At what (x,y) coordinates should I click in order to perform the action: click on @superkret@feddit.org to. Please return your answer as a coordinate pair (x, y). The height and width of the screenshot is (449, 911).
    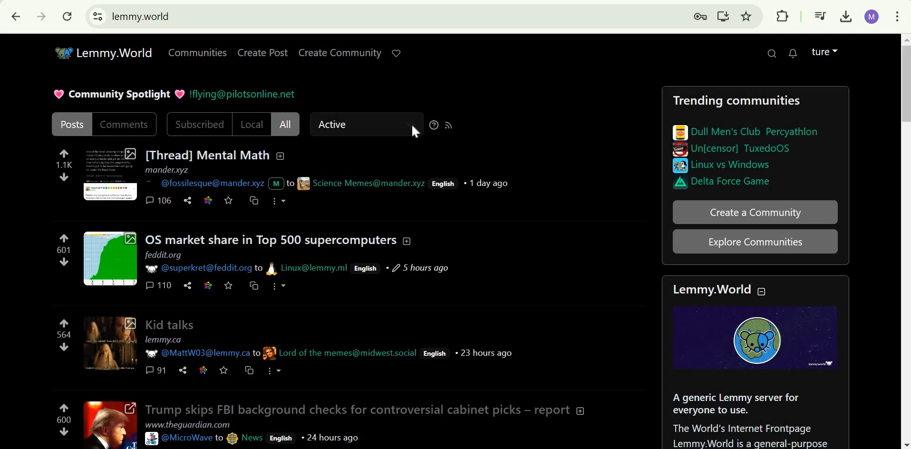
    Looking at the image, I should click on (211, 269).